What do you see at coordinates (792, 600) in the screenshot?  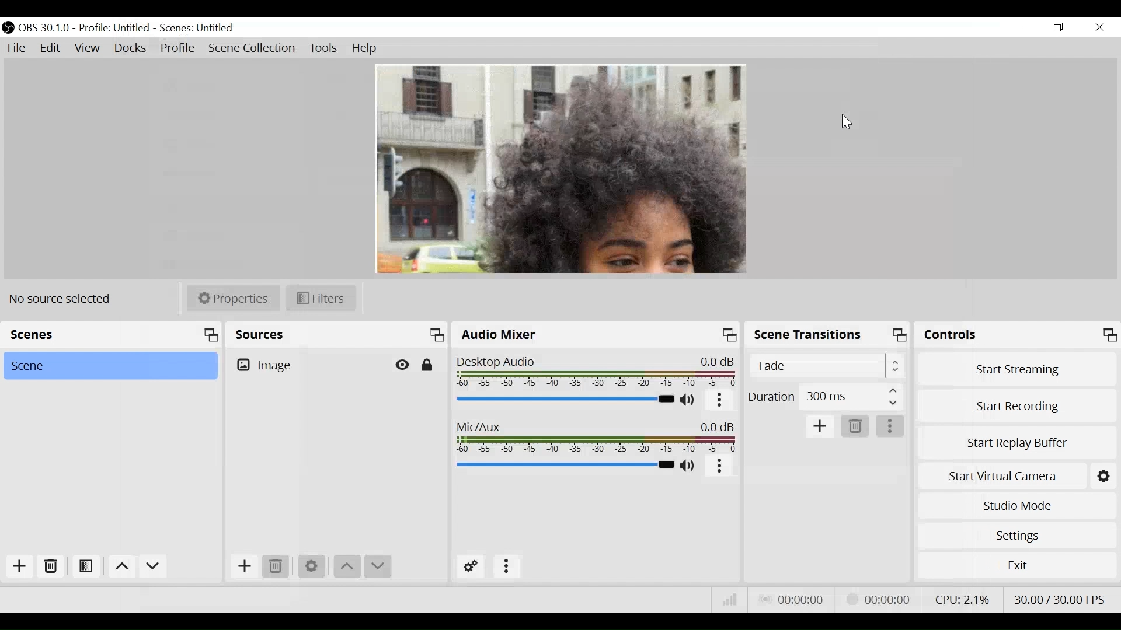 I see `00:00:00` at bounding box center [792, 600].